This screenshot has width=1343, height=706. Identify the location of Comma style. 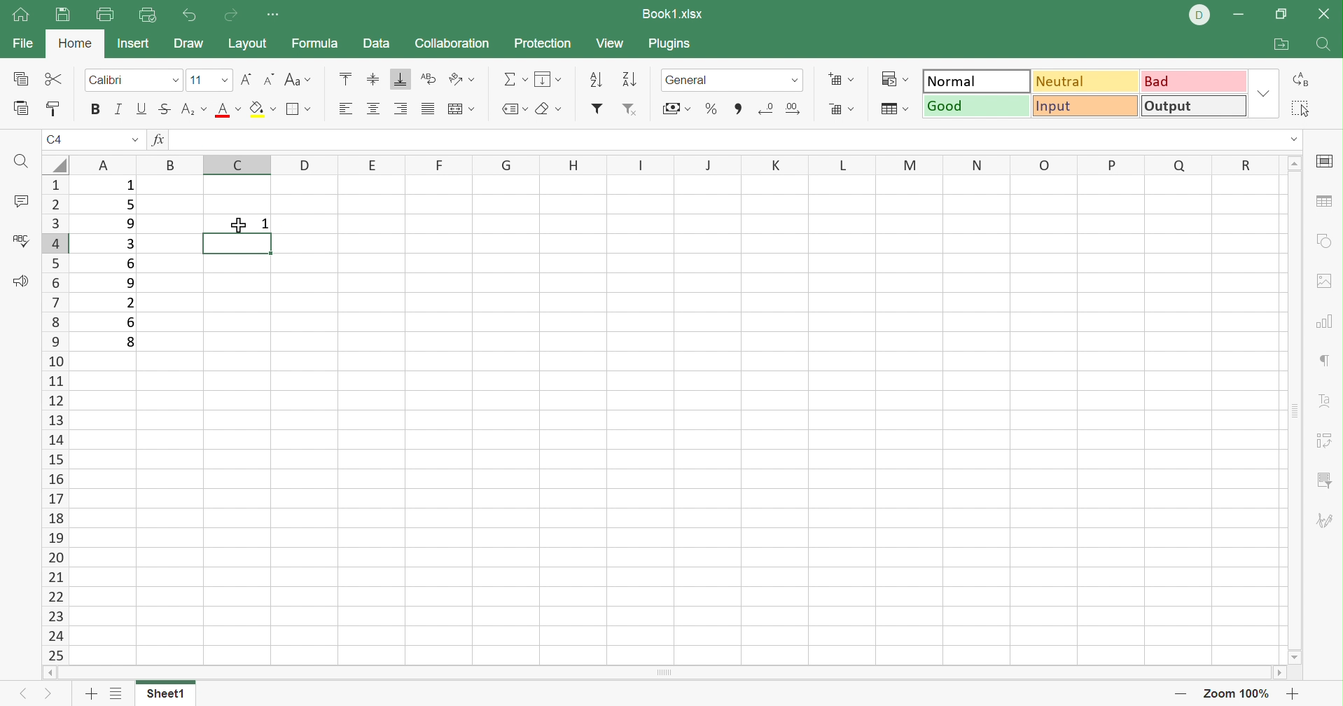
(738, 107).